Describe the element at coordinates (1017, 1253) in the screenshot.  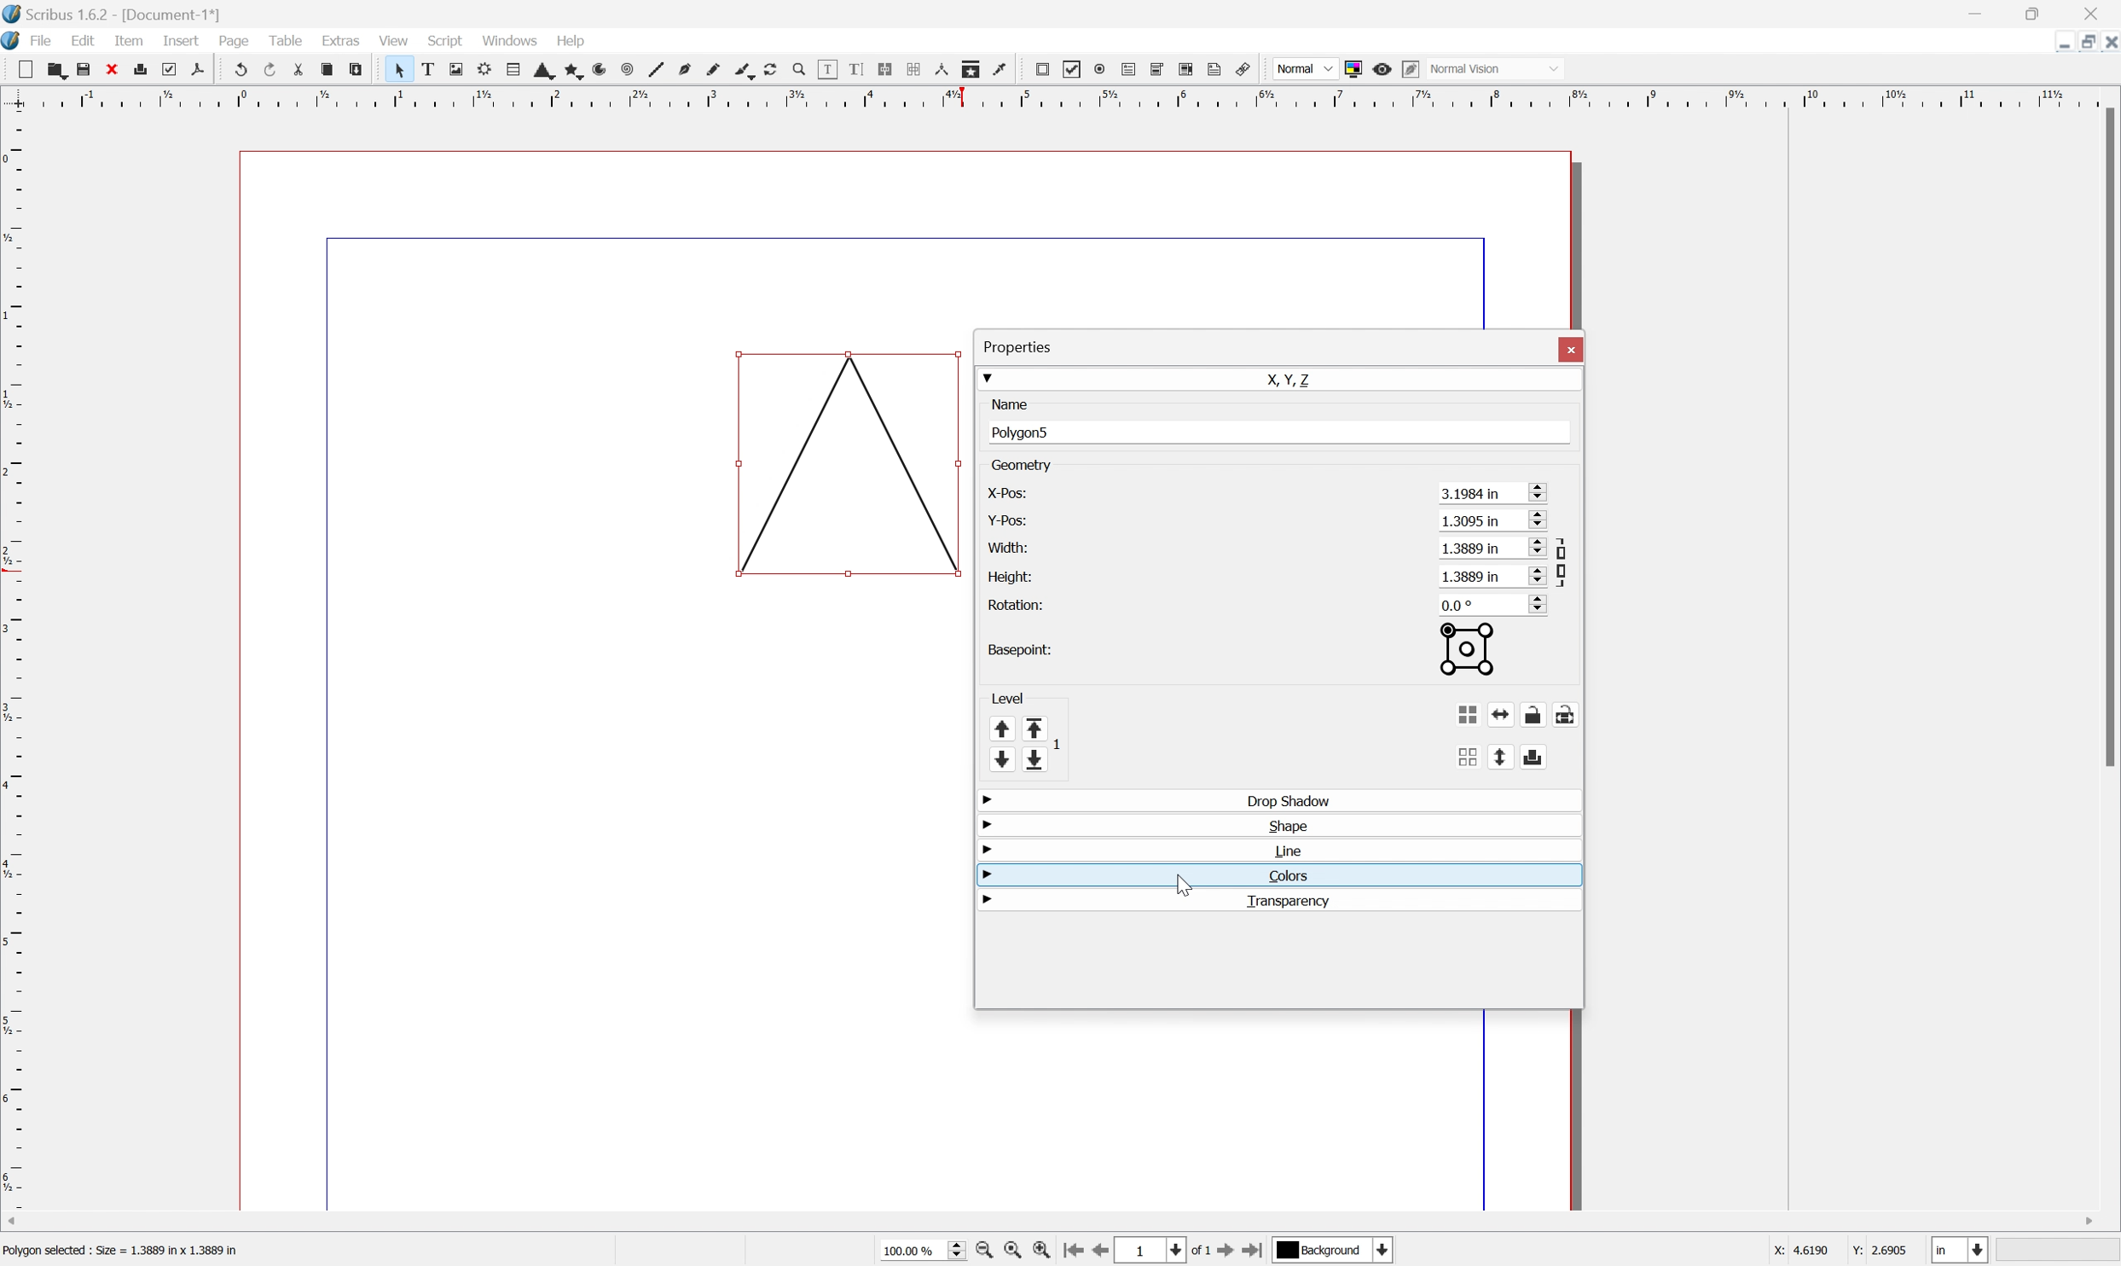
I see `Zoom to 100%` at that location.